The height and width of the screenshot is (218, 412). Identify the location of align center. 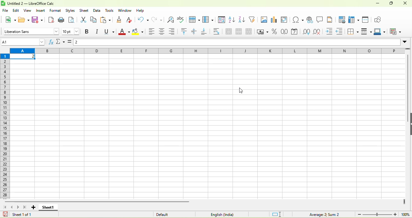
(164, 32).